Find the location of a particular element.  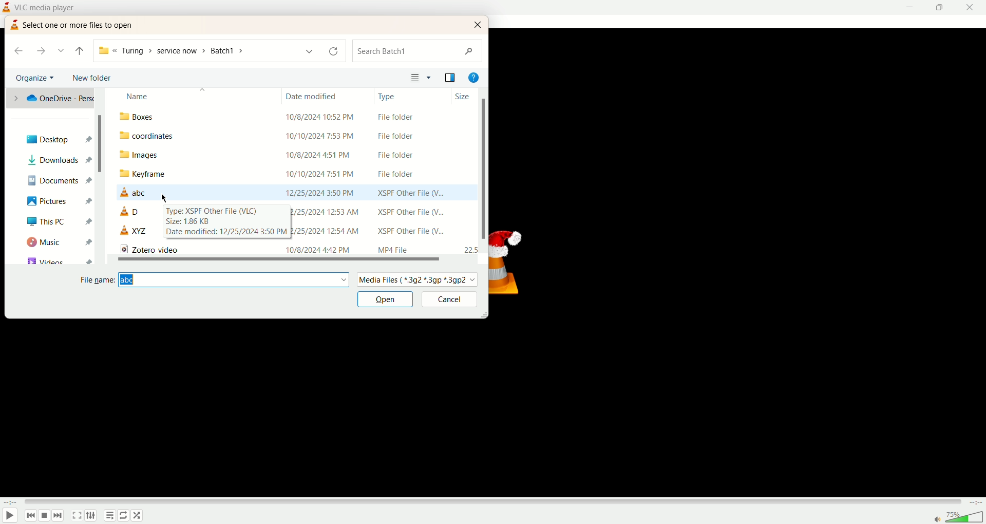

close is located at coordinates (479, 24).